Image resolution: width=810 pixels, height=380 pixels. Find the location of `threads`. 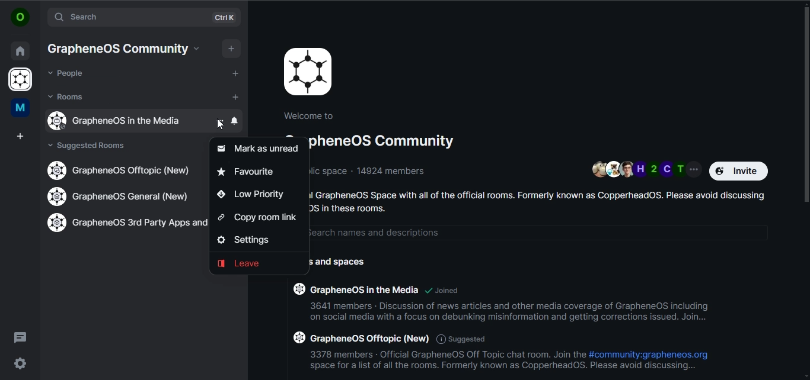

threads is located at coordinates (20, 337).